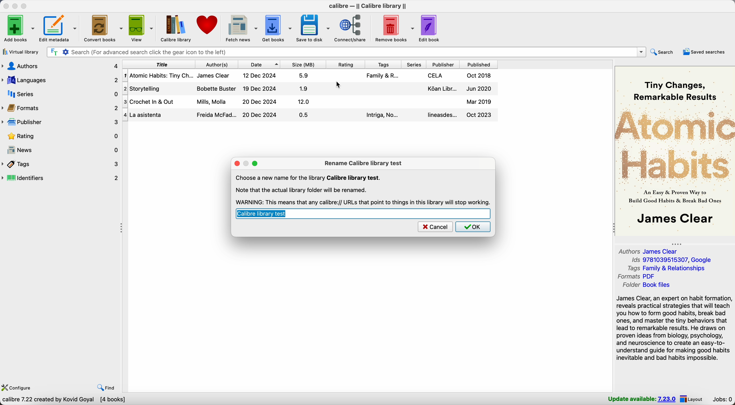  What do you see at coordinates (364, 164) in the screenshot?
I see `rename Calibre library test` at bounding box center [364, 164].